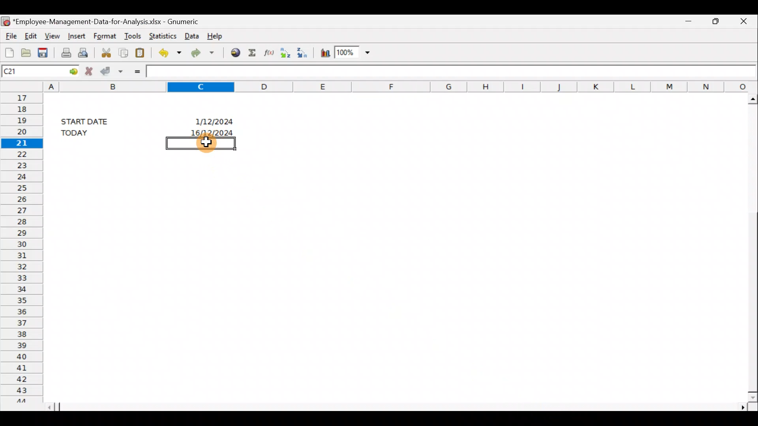 The width and height of the screenshot is (758, 426). I want to click on Redo undone action, so click(201, 52).